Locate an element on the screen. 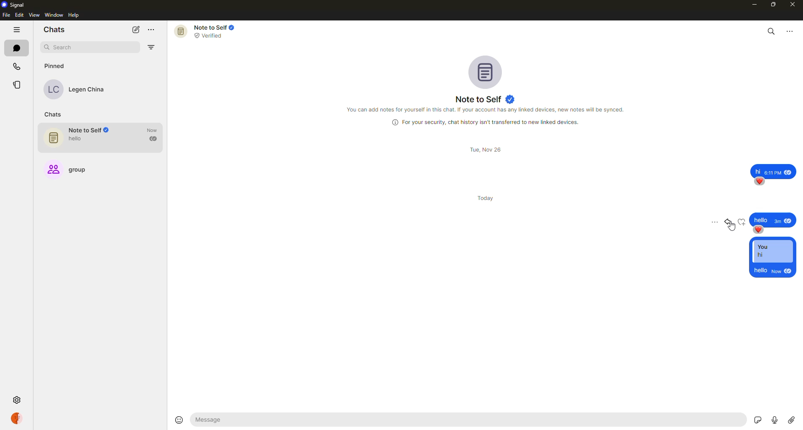  note to self is located at coordinates (486, 98).